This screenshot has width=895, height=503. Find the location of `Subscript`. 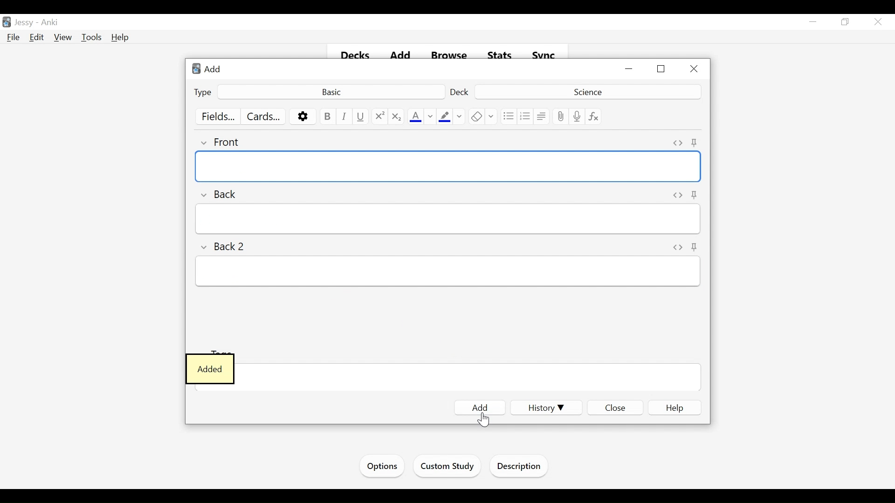

Subscript is located at coordinates (396, 117).